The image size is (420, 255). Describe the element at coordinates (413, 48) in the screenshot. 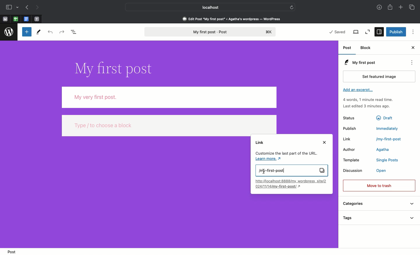

I see `Close` at that location.